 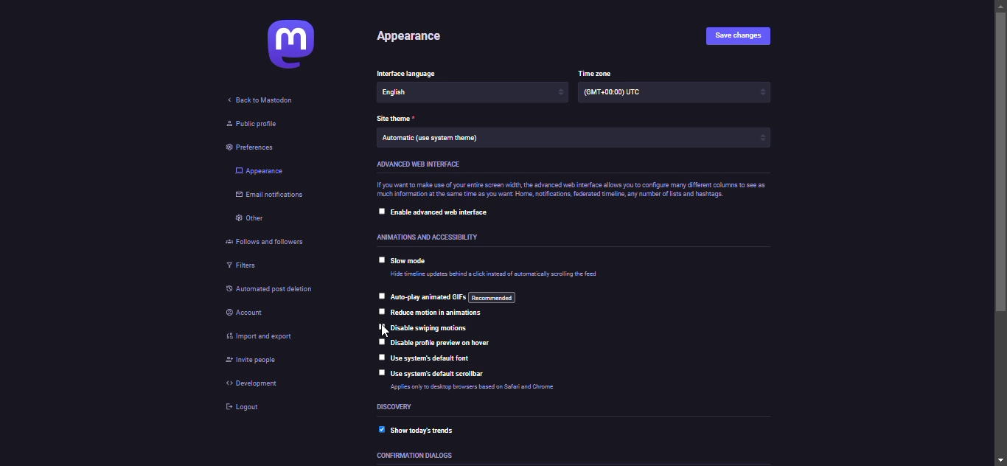 What do you see at coordinates (272, 288) in the screenshot?
I see `automated post deletion` at bounding box center [272, 288].